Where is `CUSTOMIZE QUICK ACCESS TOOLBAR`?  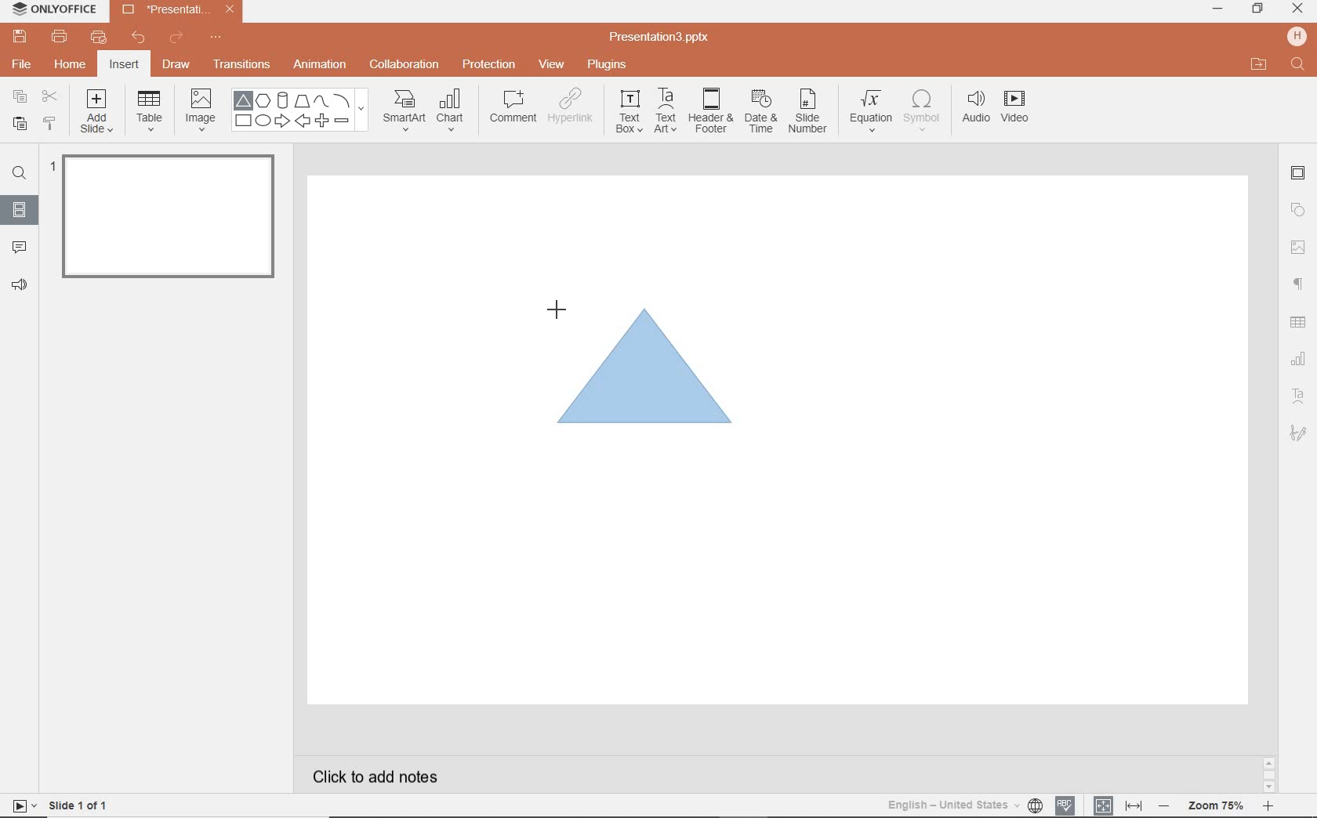
CUSTOMIZE QUICK ACCESS TOOLBAR is located at coordinates (216, 38).